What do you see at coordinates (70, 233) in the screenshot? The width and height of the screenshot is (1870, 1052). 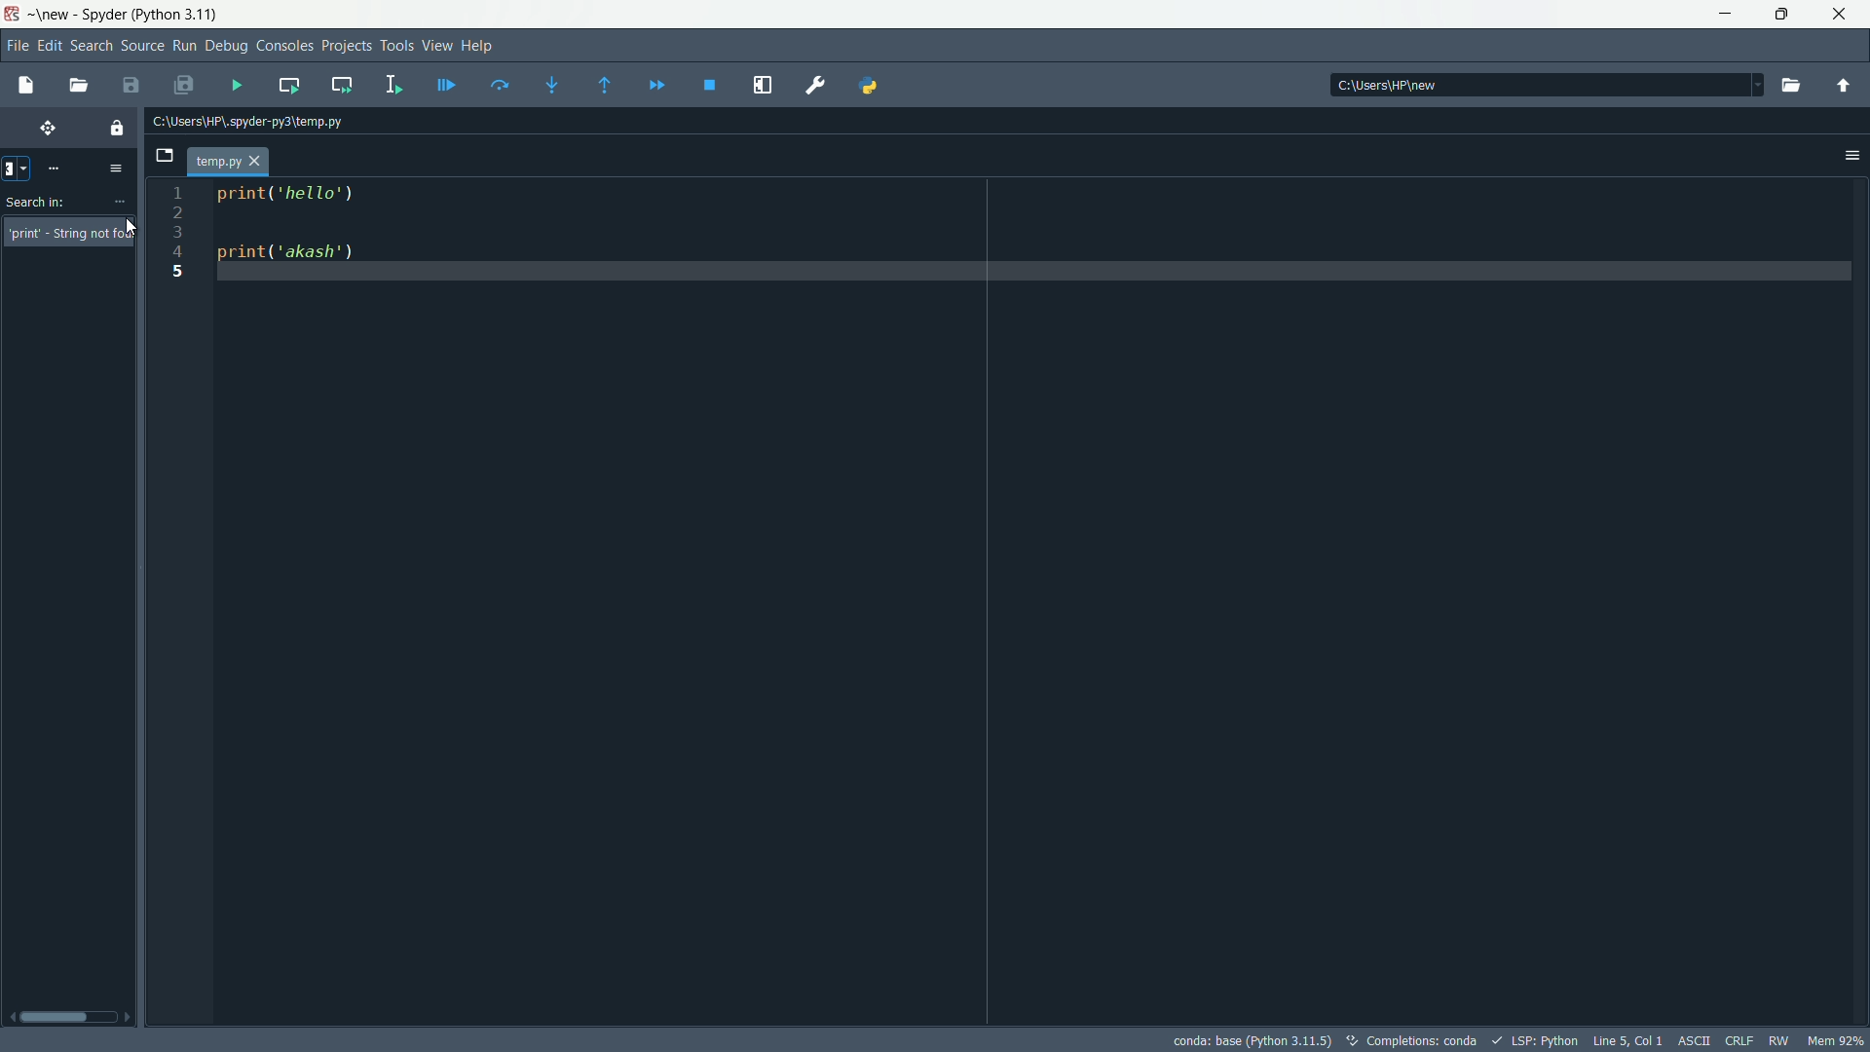 I see `String not found` at bounding box center [70, 233].